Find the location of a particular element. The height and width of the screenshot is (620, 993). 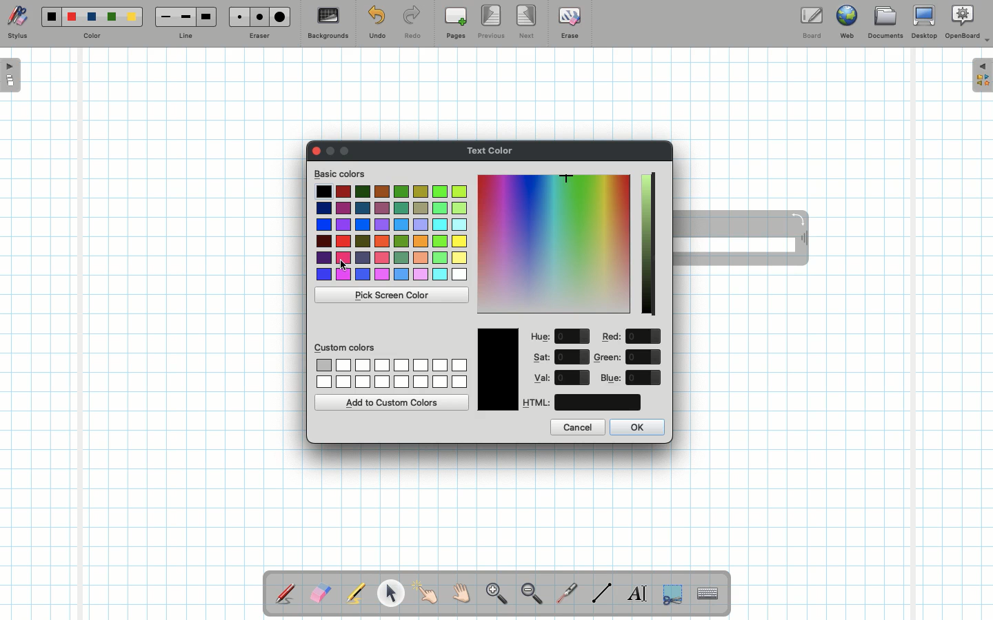

Text input is located at coordinates (708, 590).